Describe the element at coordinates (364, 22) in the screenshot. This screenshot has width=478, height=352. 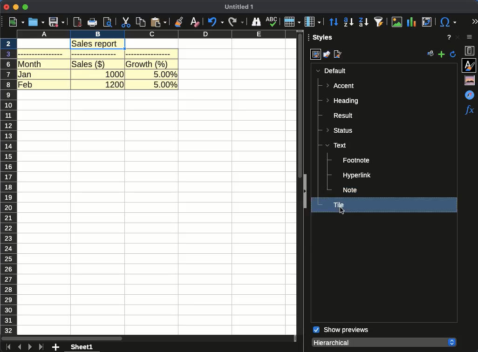
I see `descending ` at that location.